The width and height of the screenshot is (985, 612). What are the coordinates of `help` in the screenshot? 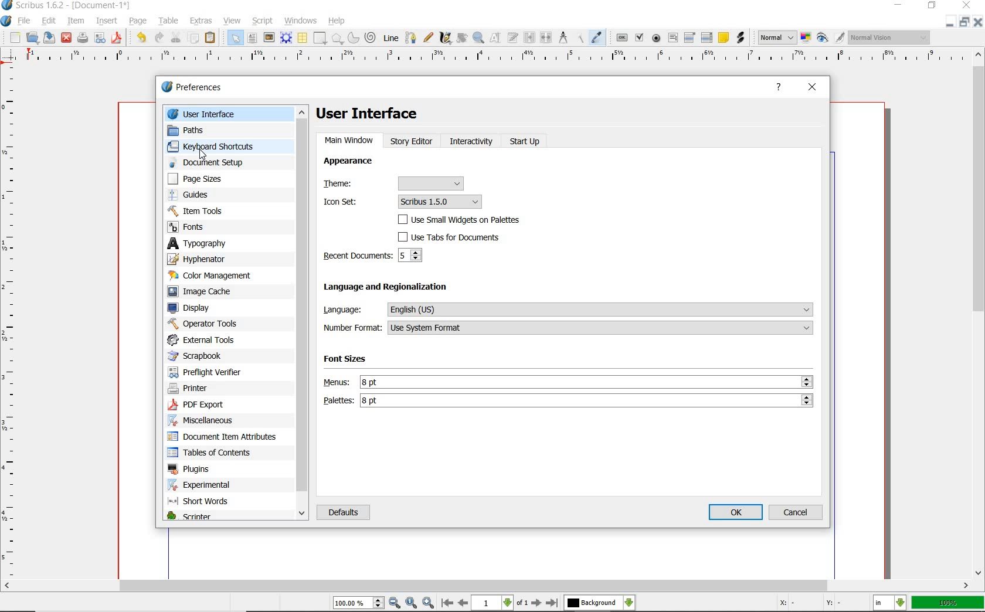 It's located at (337, 22).